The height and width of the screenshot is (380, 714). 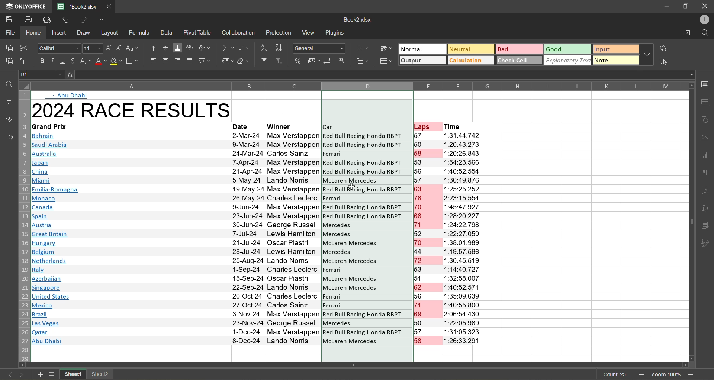 I want to click on change case, so click(x=133, y=48).